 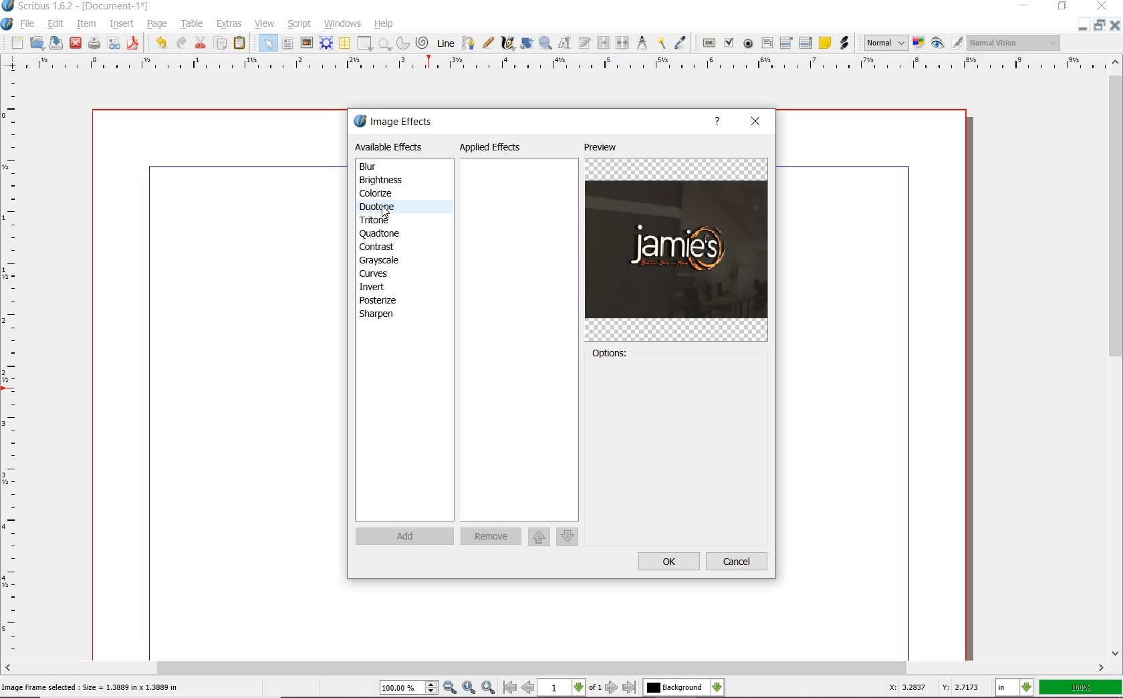 I want to click on LINE, so click(x=446, y=44).